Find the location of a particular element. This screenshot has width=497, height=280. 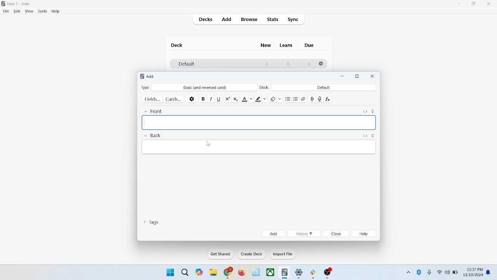

User-1 Anki is located at coordinates (20, 4).